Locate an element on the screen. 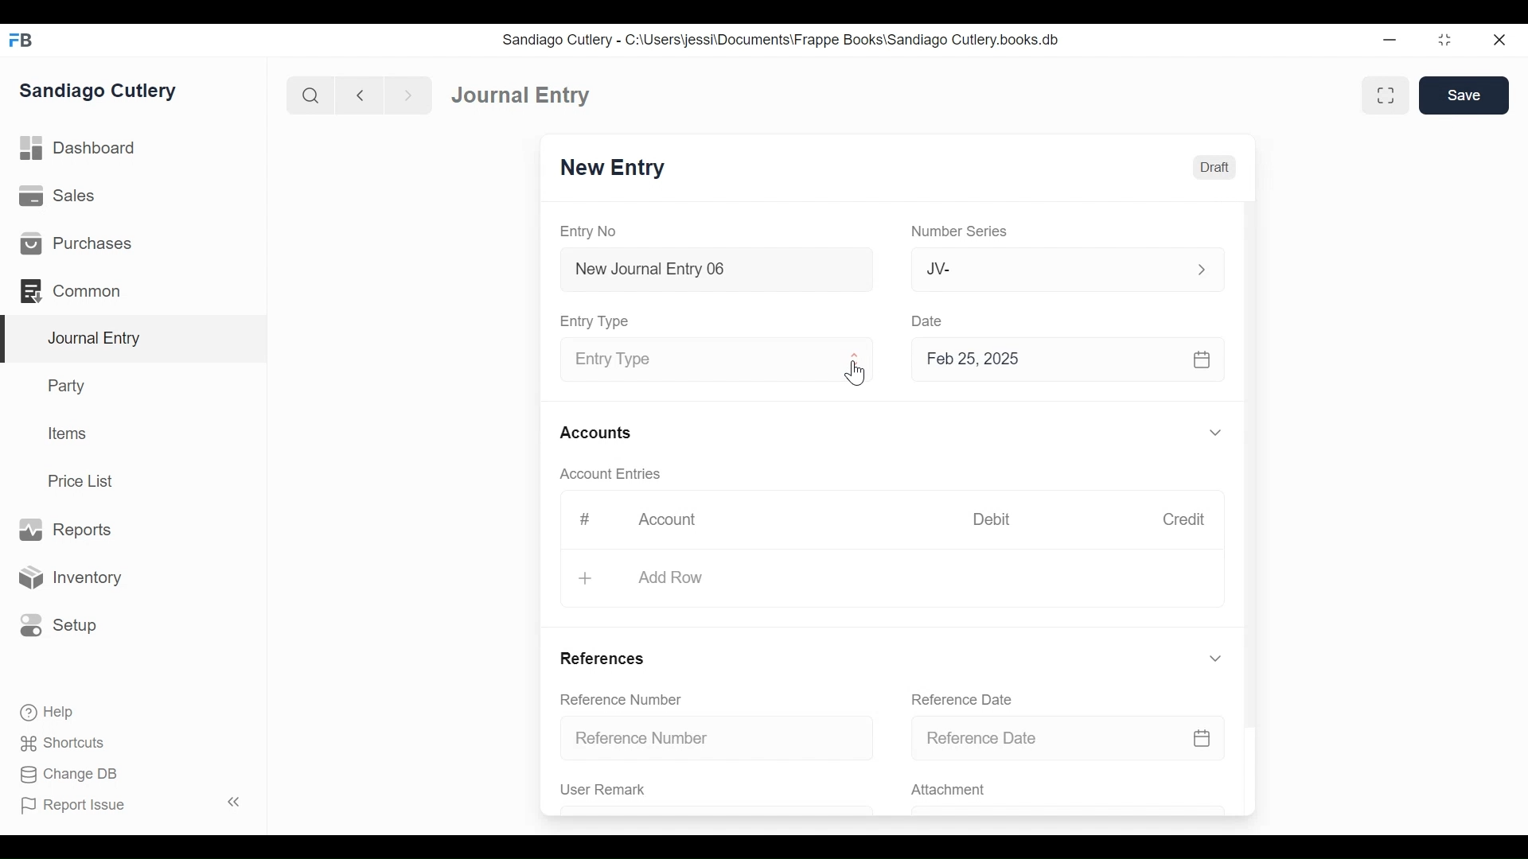 This screenshot has height=859, width=1528. Expand is located at coordinates (1218, 433).